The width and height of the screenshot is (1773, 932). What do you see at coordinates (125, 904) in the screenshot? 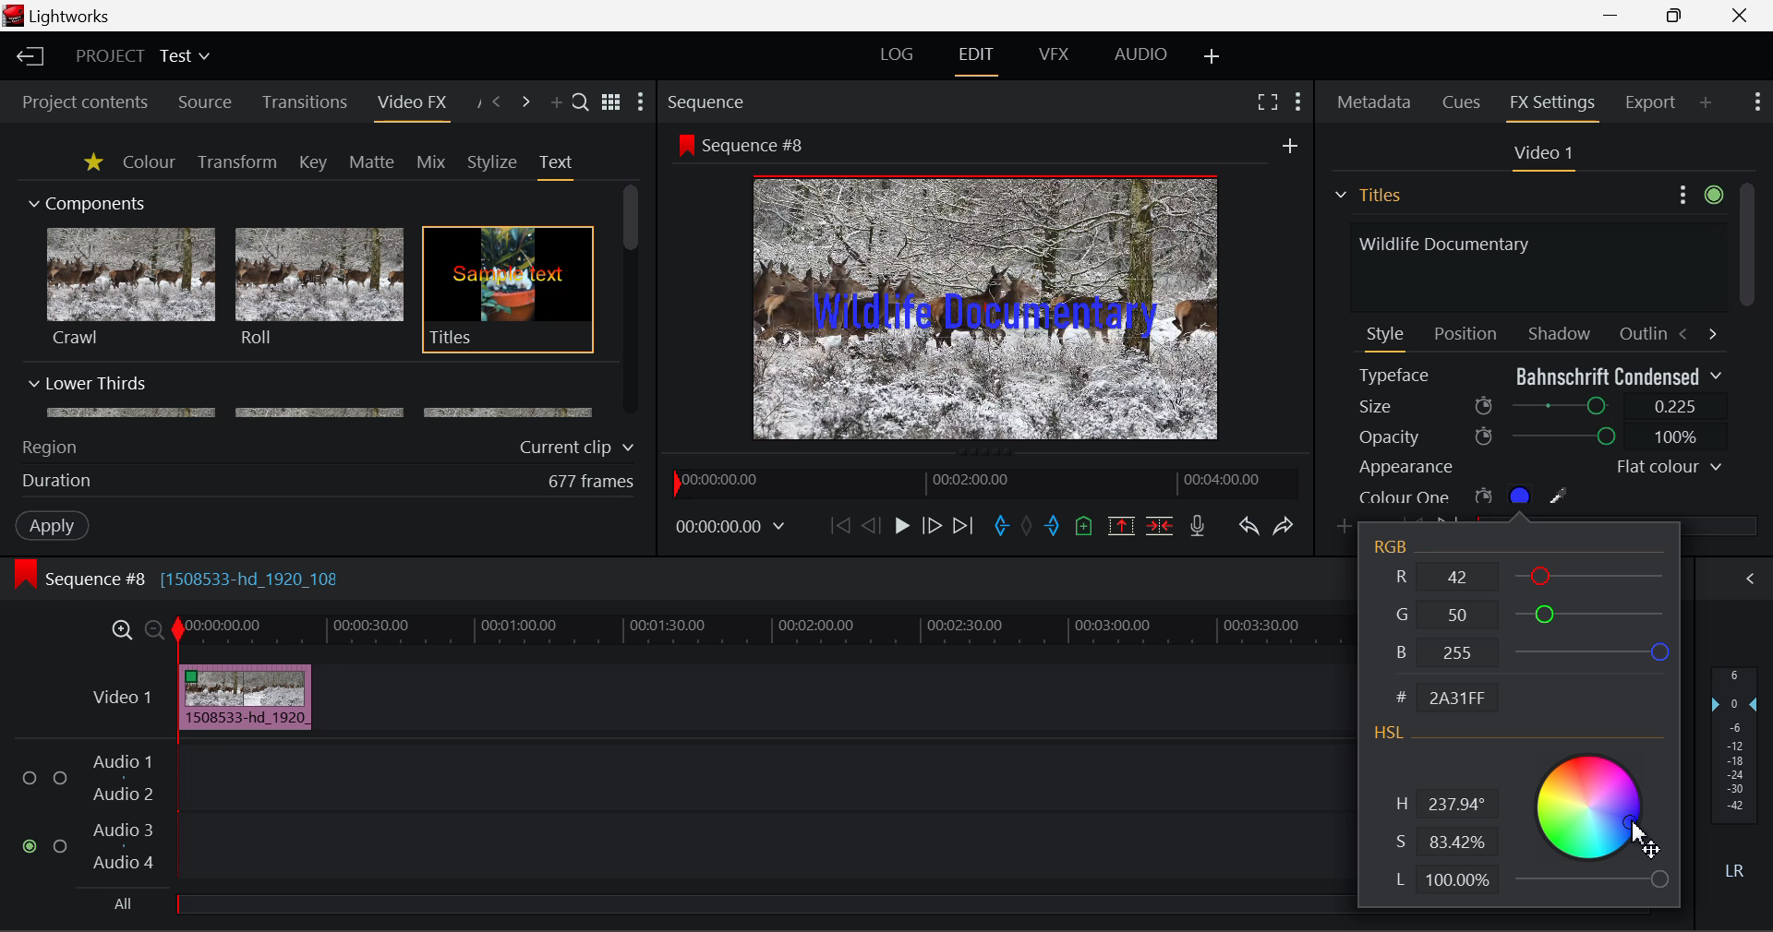
I see `All` at bounding box center [125, 904].